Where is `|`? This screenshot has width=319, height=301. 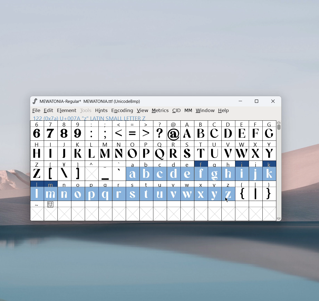
| is located at coordinates (256, 191).